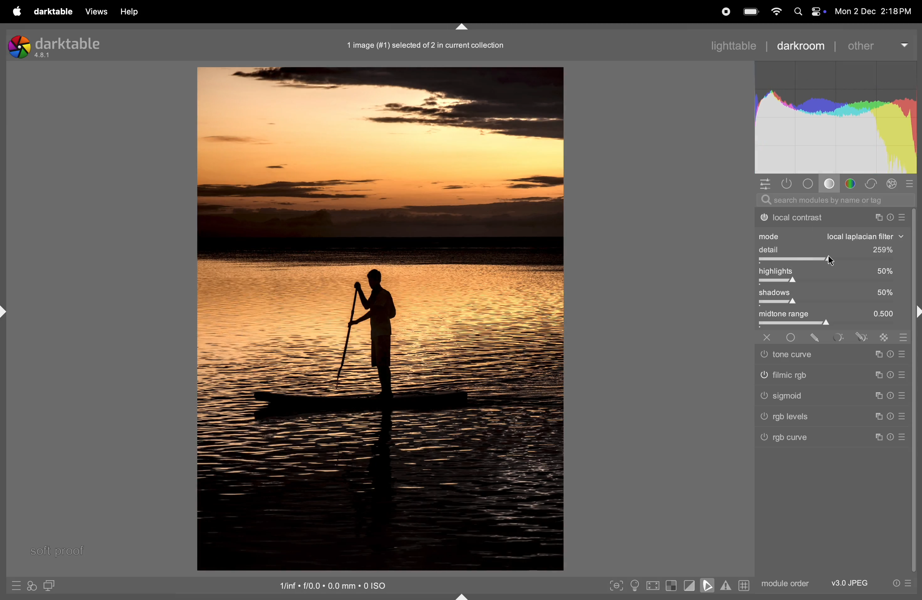 The width and height of the screenshot is (922, 600). What do you see at coordinates (818, 338) in the screenshot?
I see `sign` at bounding box center [818, 338].